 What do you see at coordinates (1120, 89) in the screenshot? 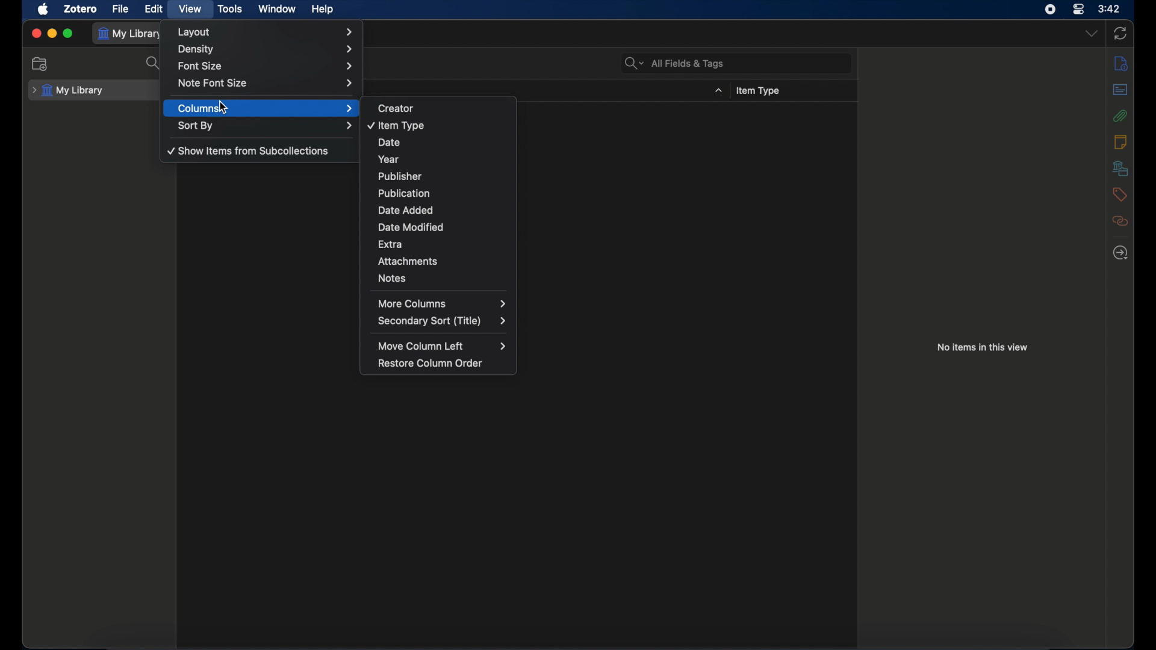
I see `abstract` at bounding box center [1120, 89].